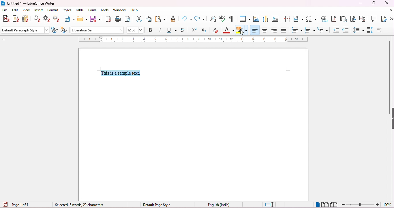 This screenshot has width=394, height=208. What do you see at coordinates (26, 19) in the screenshot?
I see `add/ edit bibliography` at bounding box center [26, 19].